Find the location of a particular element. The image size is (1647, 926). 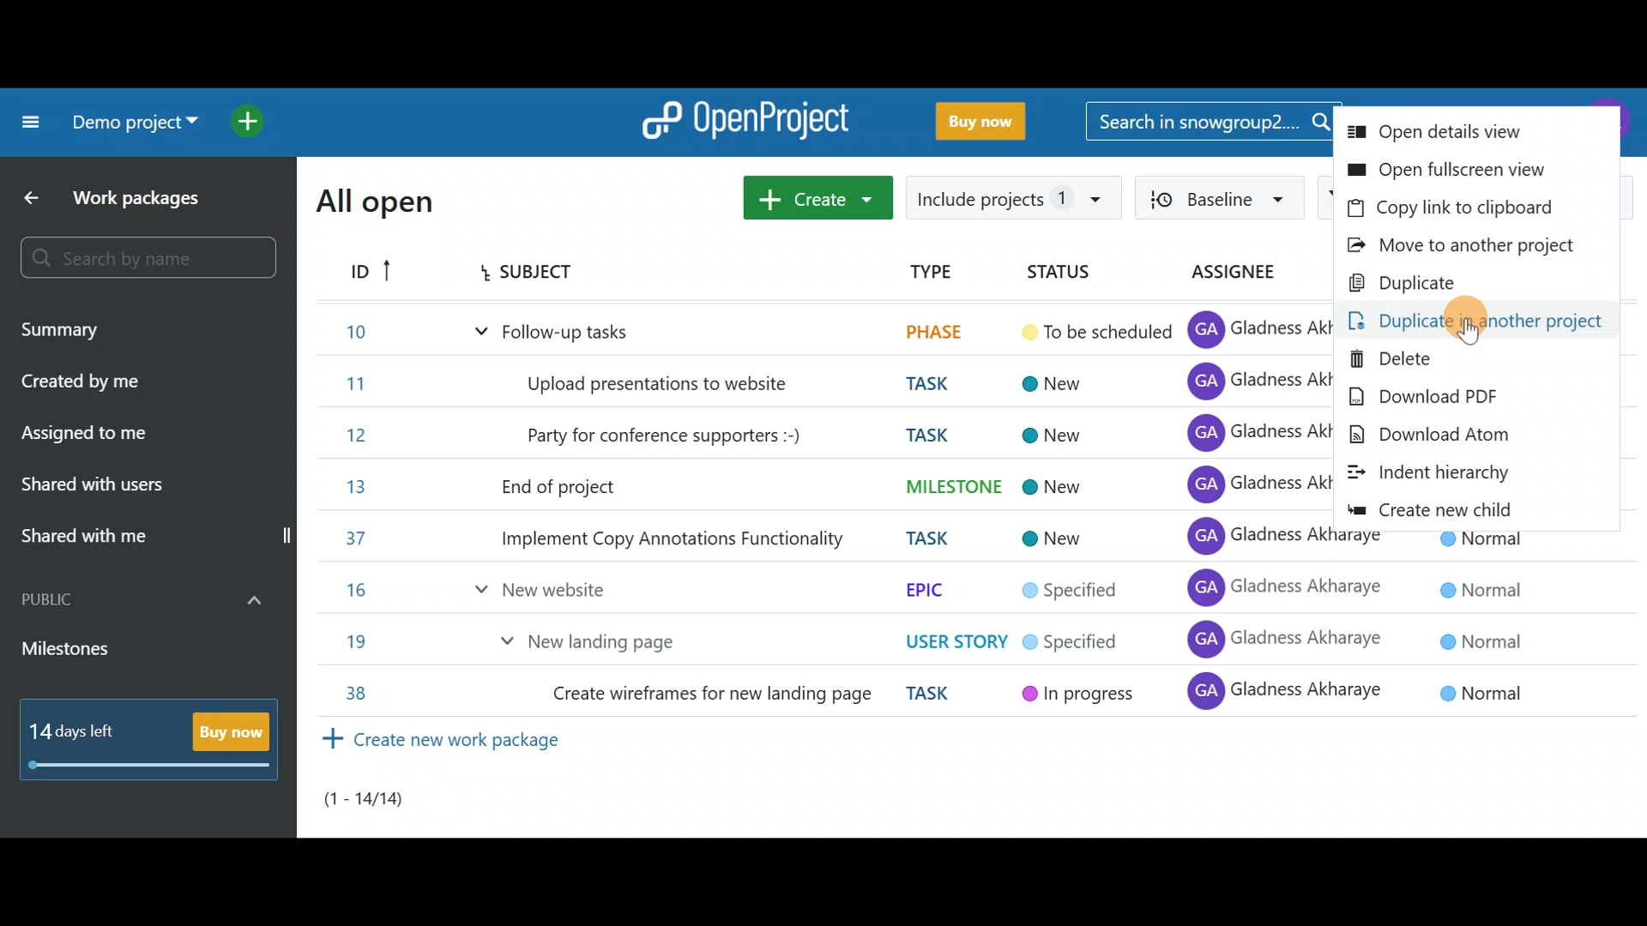

Implement Copy Annotations Functionality is located at coordinates (673, 538).